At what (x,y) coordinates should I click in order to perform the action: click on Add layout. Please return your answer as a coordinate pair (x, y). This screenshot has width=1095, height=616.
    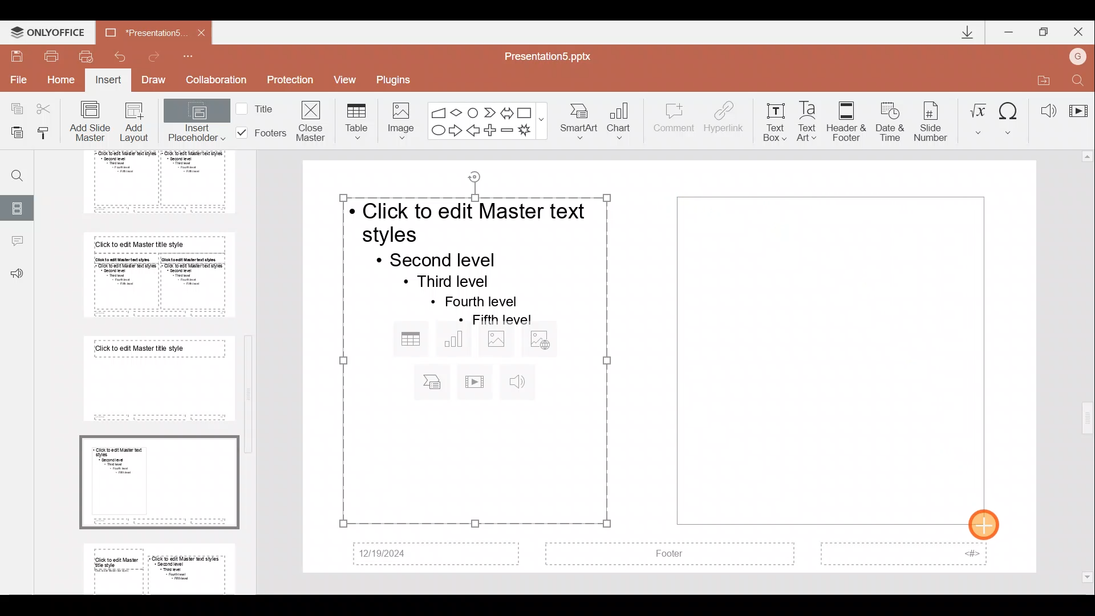
    Looking at the image, I should click on (135, 124).